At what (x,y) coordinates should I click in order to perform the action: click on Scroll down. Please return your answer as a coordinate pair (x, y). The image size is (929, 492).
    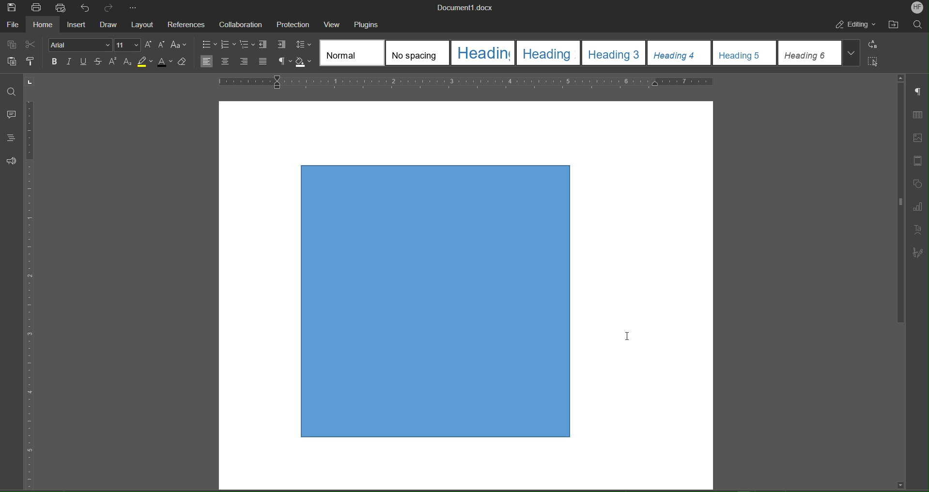
    Looking at the image, I should click on (897, 484).